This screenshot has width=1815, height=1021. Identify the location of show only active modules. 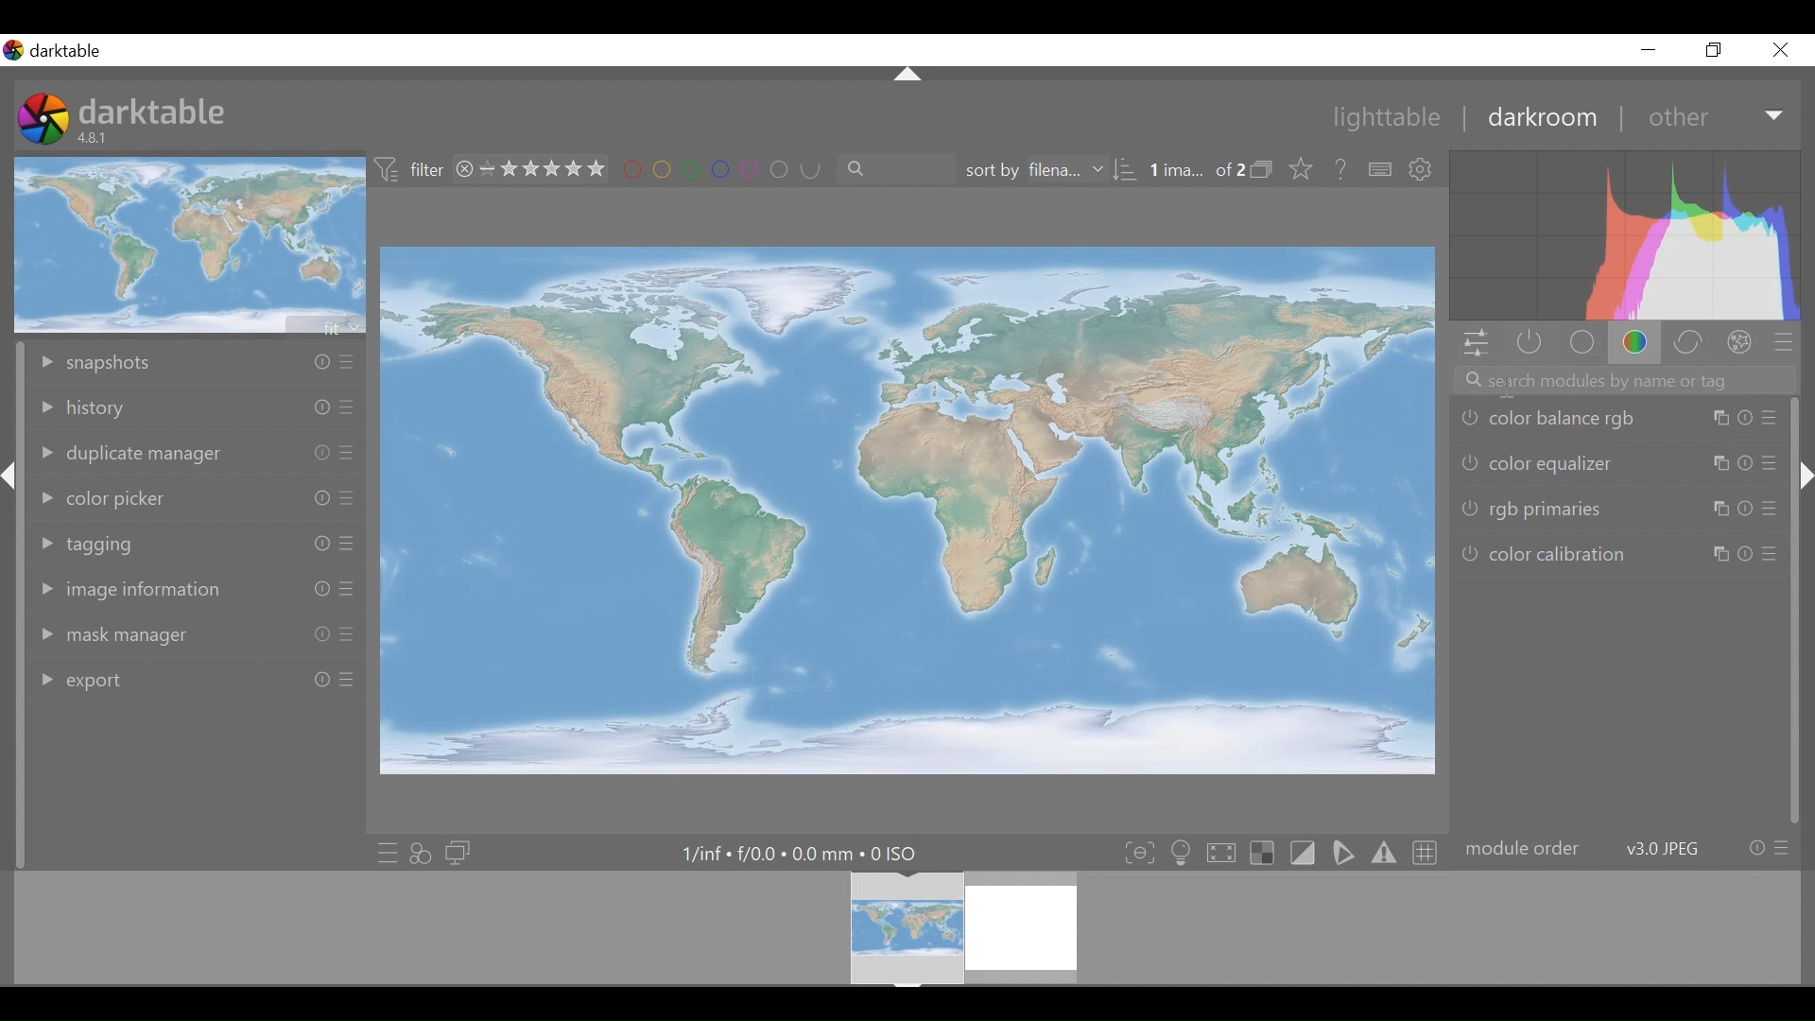
(1530, 343).